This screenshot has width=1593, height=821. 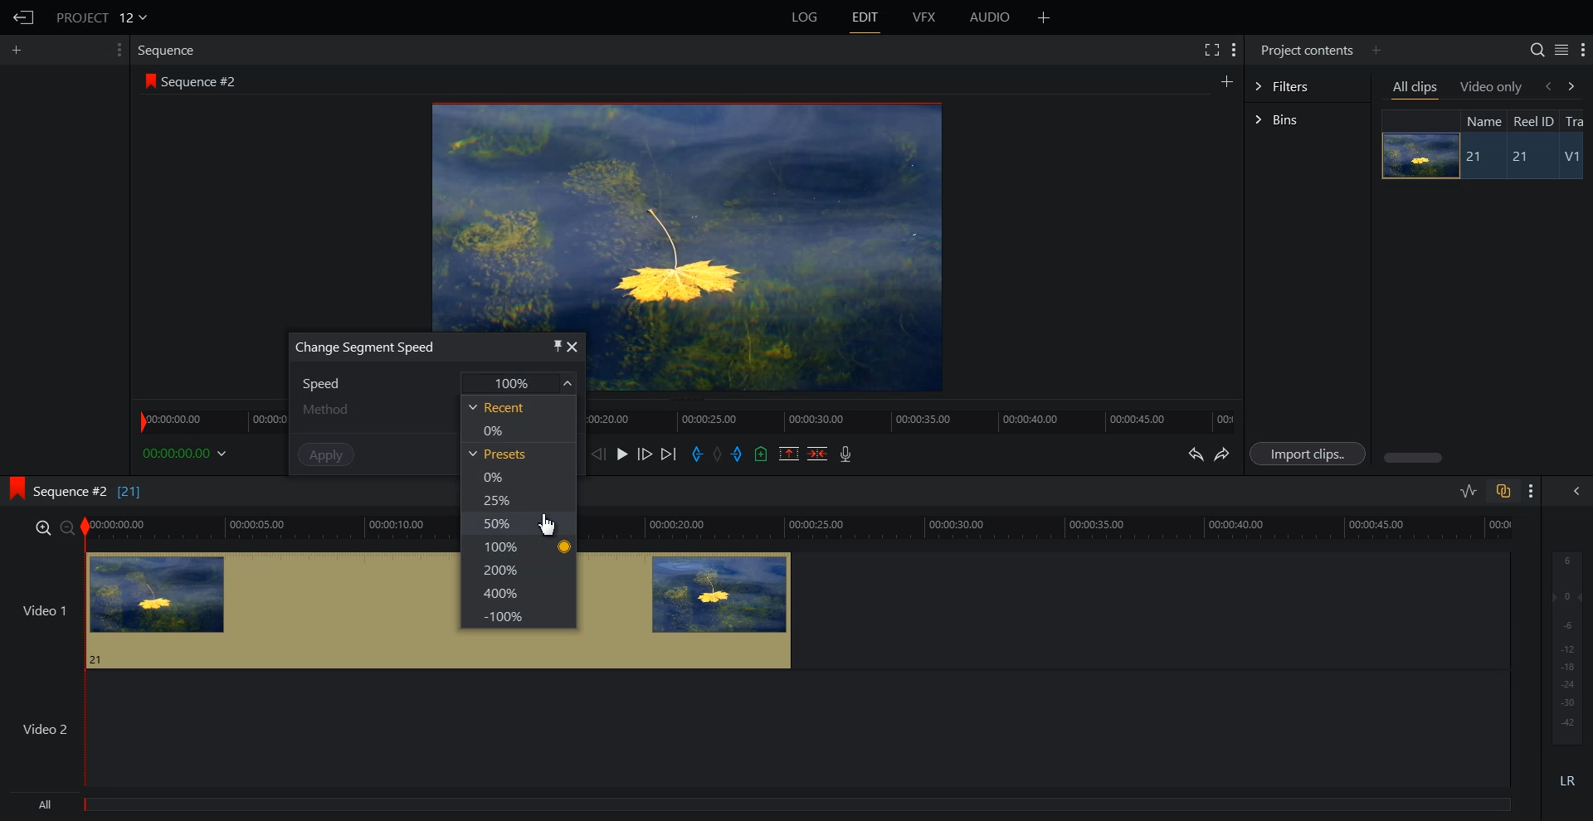 What do you see at coordinates (1576, 120) in the screenshot?
I see `Tra` at bounding box center [1576, 120].